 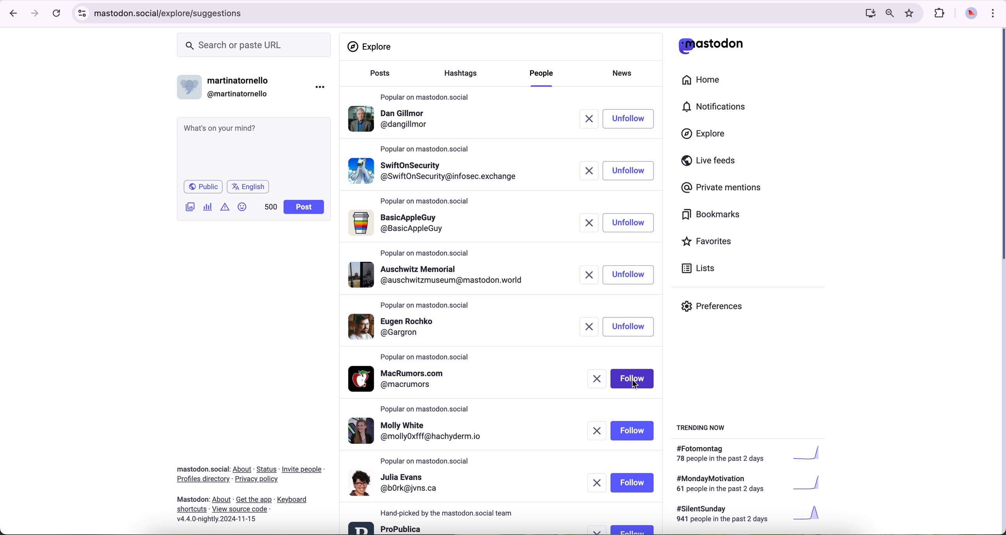 I want to click on profile, so click(x=396, y=482).